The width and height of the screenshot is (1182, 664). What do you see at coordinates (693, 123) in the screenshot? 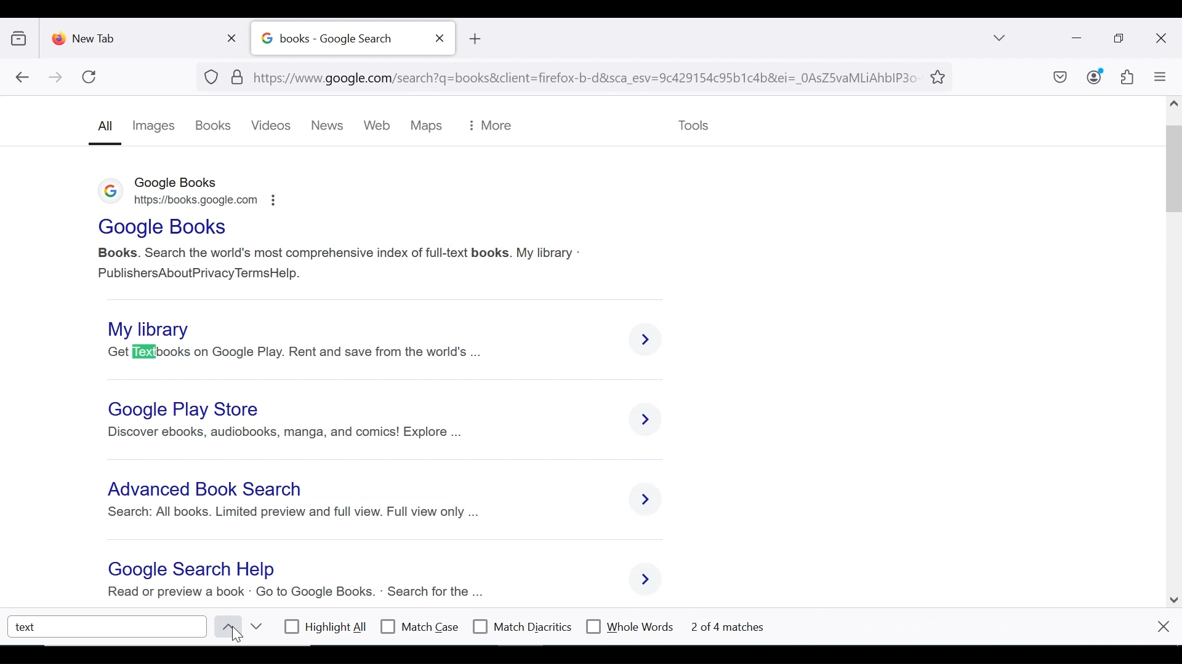
I see `tools` at bounding box center [693, 123].